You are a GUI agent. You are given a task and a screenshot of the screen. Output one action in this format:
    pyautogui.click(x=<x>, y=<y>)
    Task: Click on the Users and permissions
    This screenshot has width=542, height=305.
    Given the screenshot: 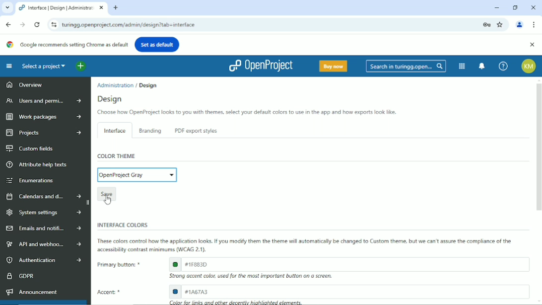 What is the action you would take?
    pyautogui.click(x=42, y=101)
    